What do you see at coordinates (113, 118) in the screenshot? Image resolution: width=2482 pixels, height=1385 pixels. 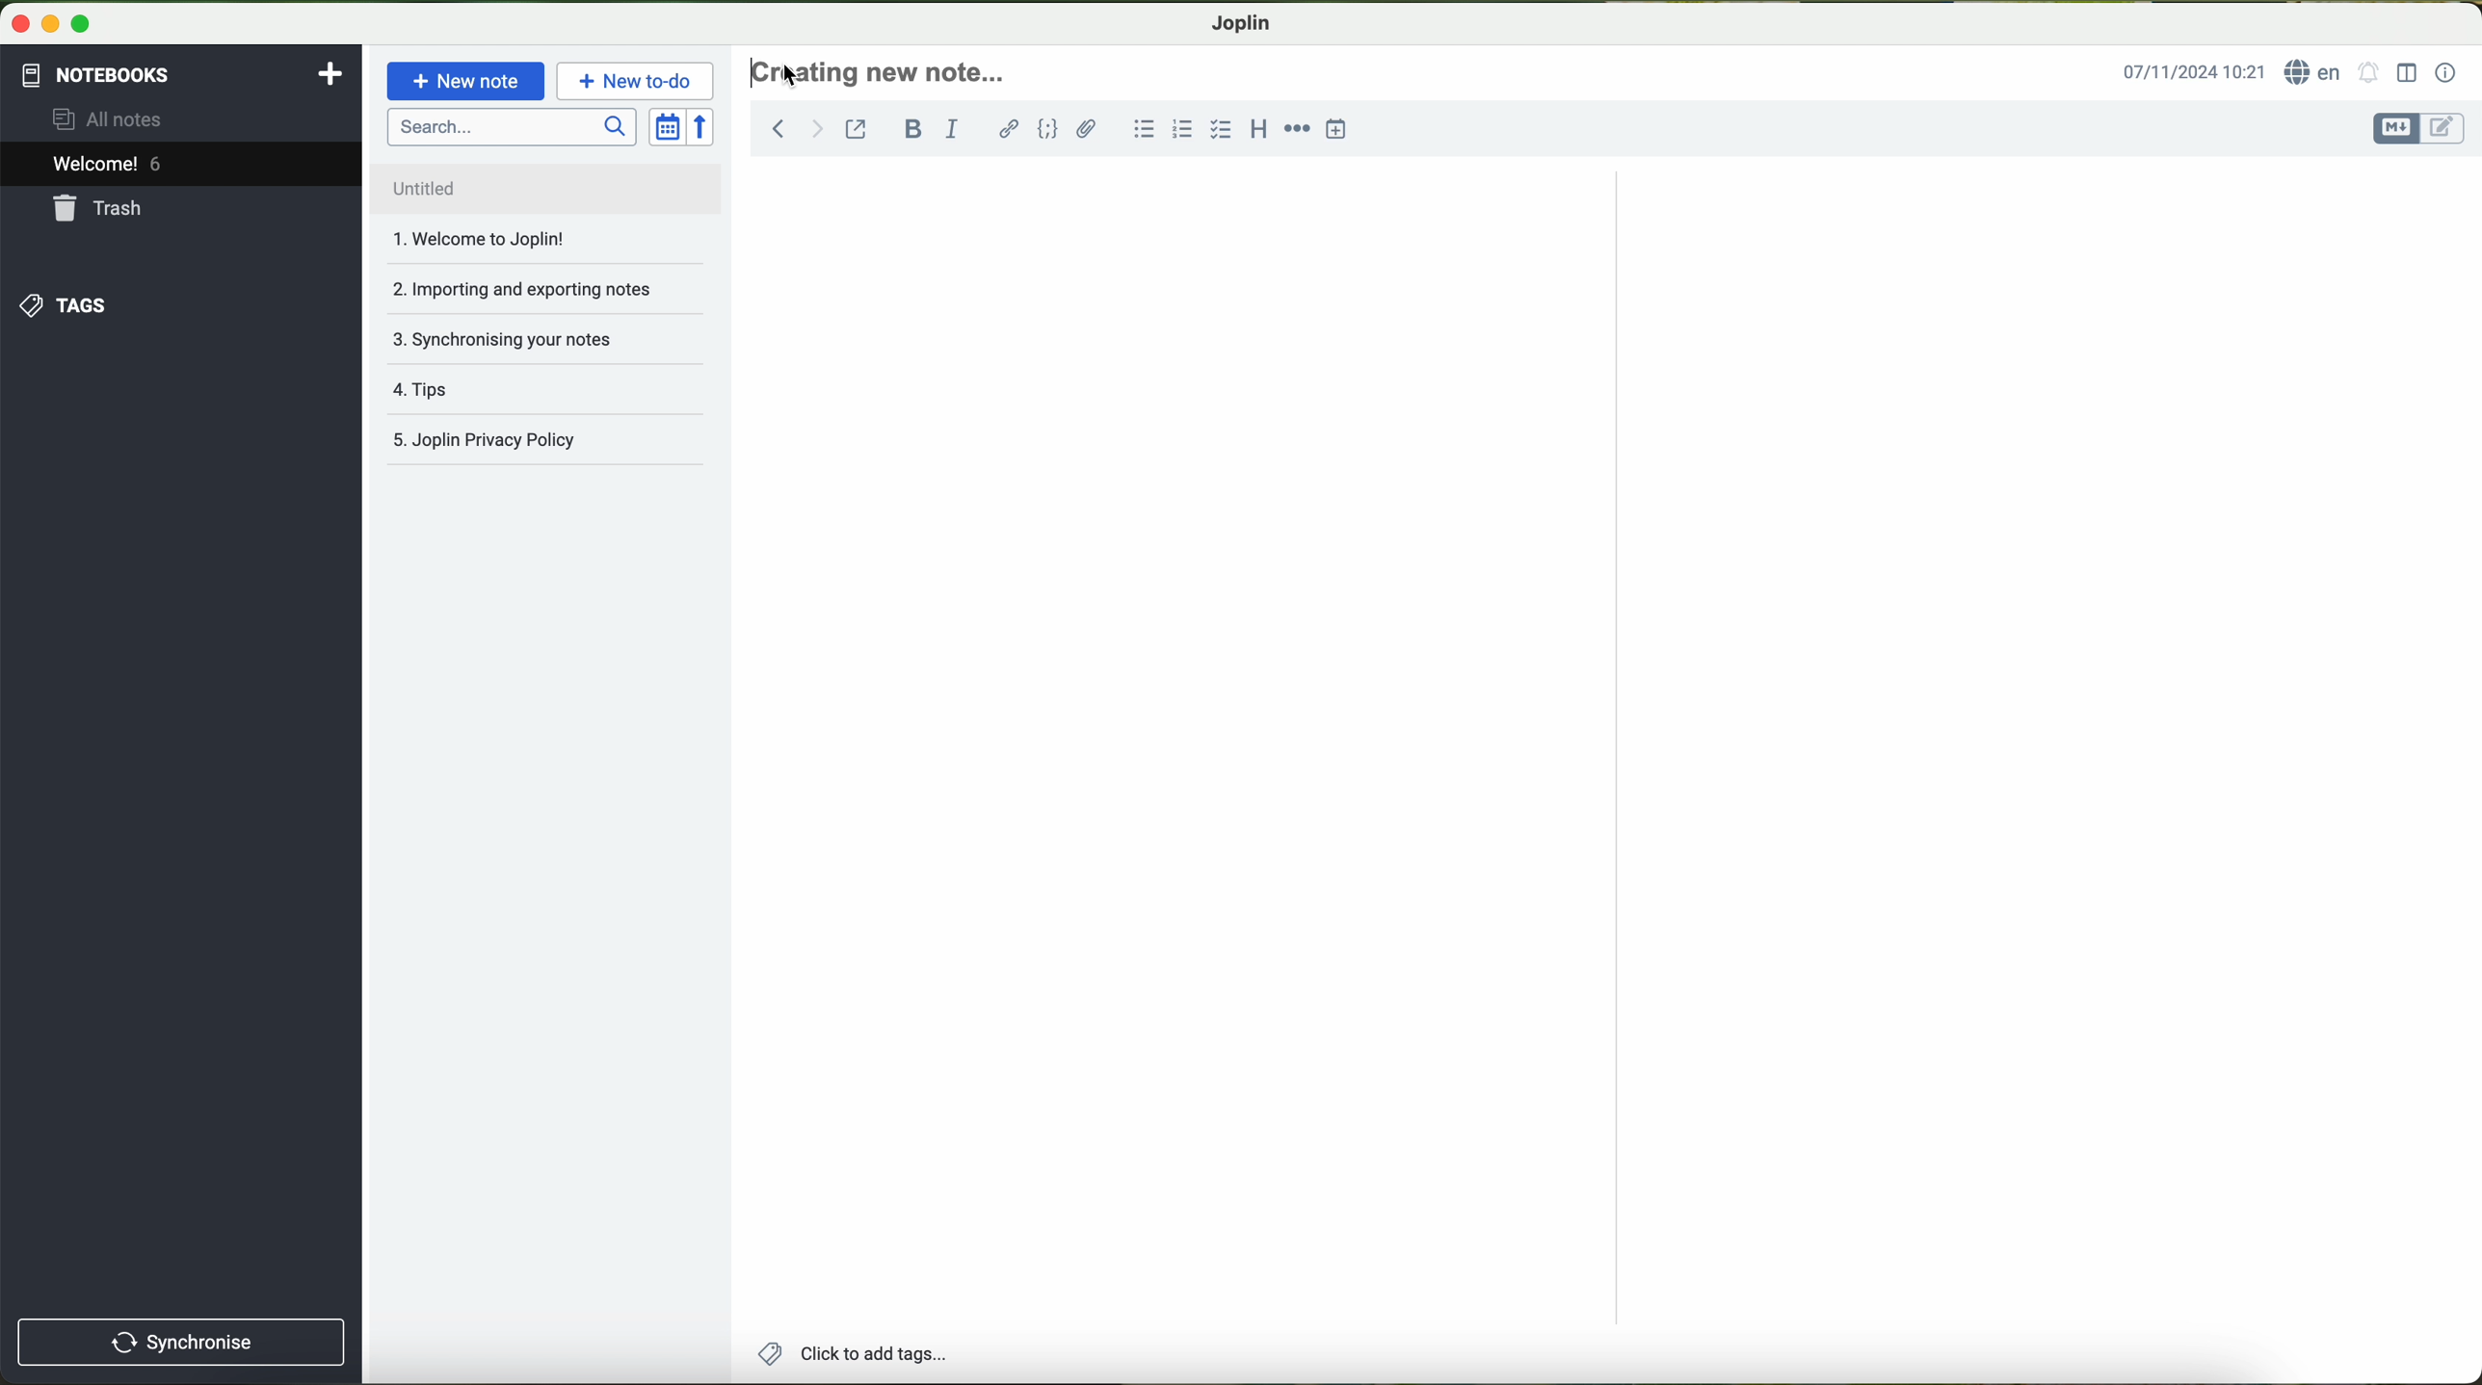 I see `all notes` at bounding box center [113, 118].